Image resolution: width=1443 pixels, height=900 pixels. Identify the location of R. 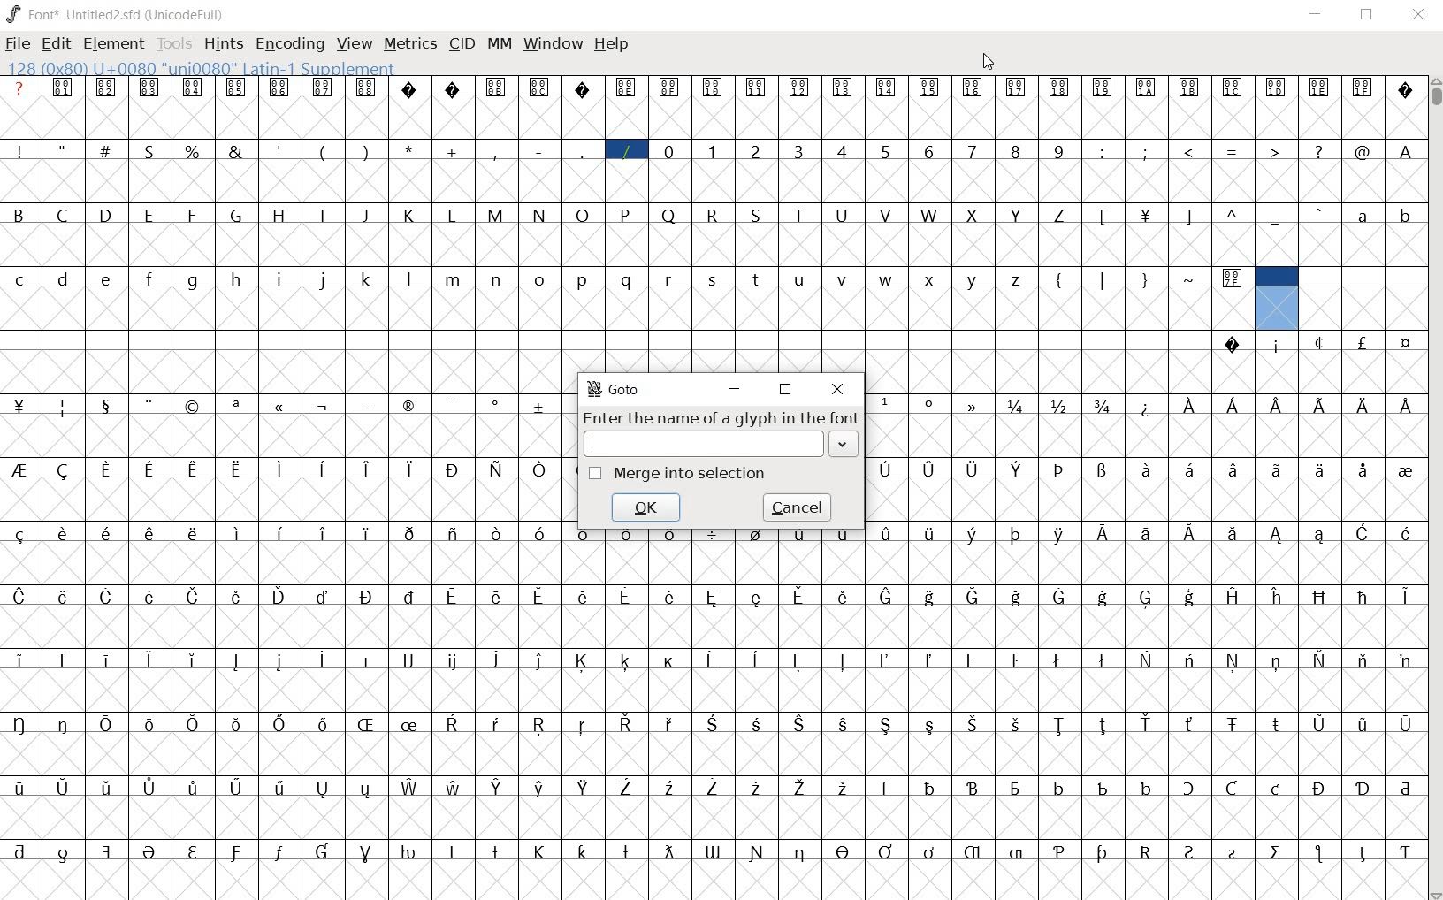
(714, 214).